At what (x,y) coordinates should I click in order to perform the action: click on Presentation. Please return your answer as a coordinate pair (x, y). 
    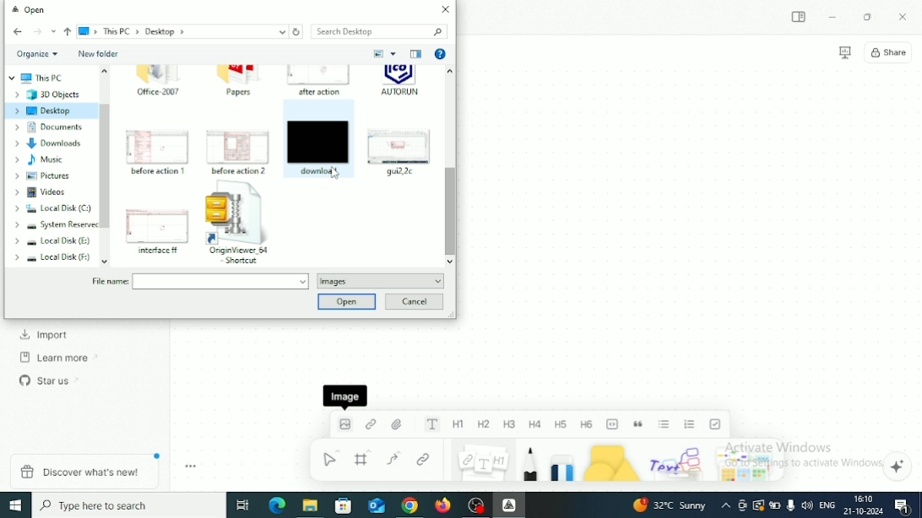
    Looking at the image, I should click on (845, 53).